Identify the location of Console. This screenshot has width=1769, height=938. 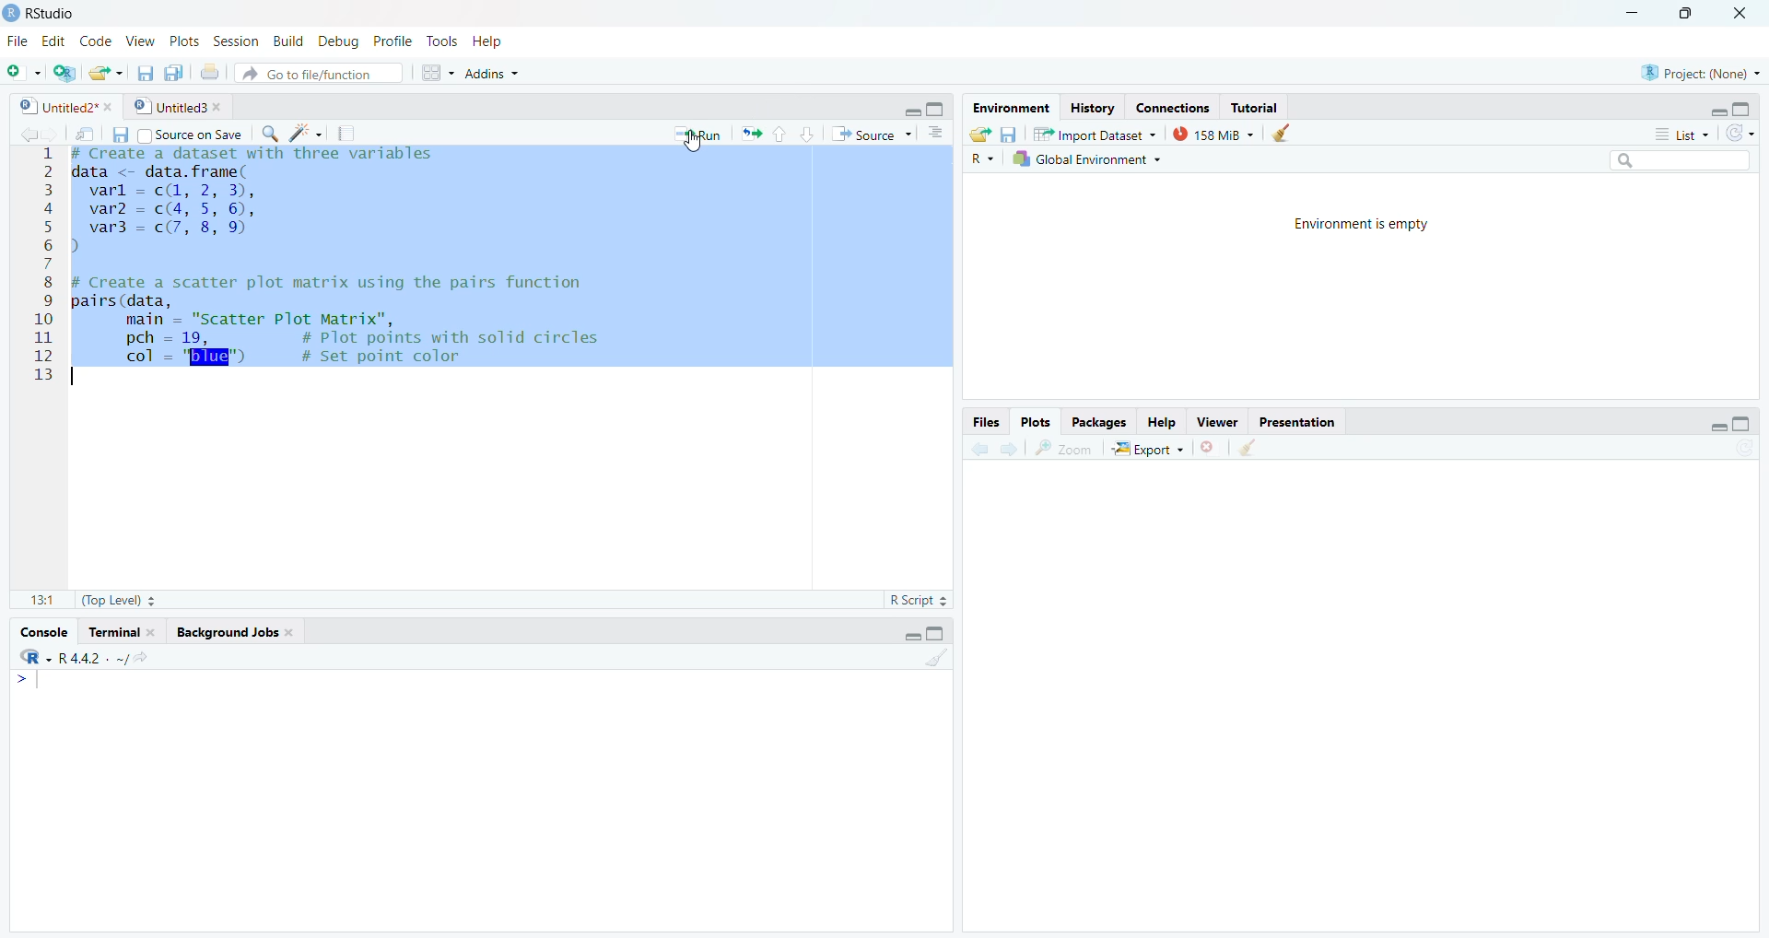
(48, 628).